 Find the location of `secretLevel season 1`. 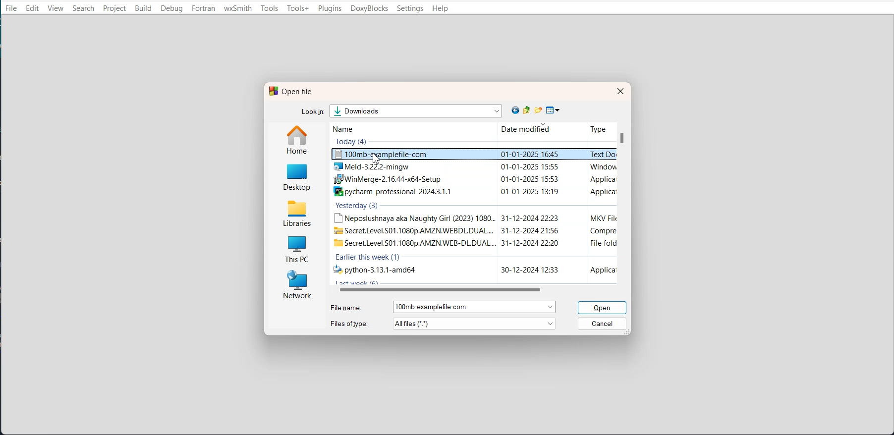

secretLevel season 1 is located at coordinates (471, 243).